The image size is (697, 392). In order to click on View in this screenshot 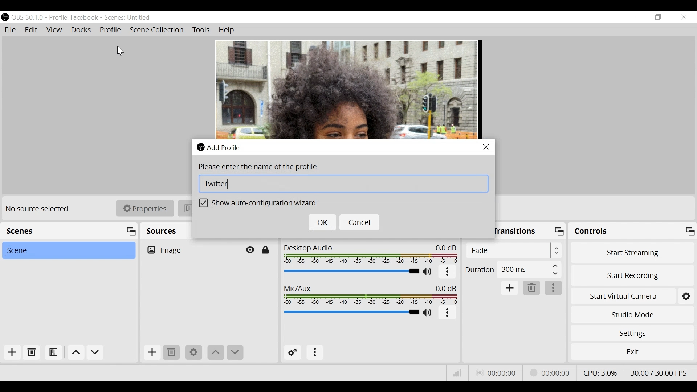, I will do `click(55, 30)`.